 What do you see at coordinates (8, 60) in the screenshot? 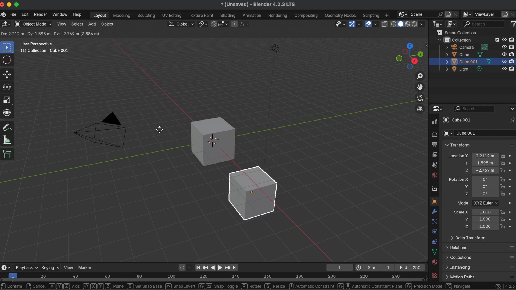
I see `cursor` at bounding box center [8, 60].